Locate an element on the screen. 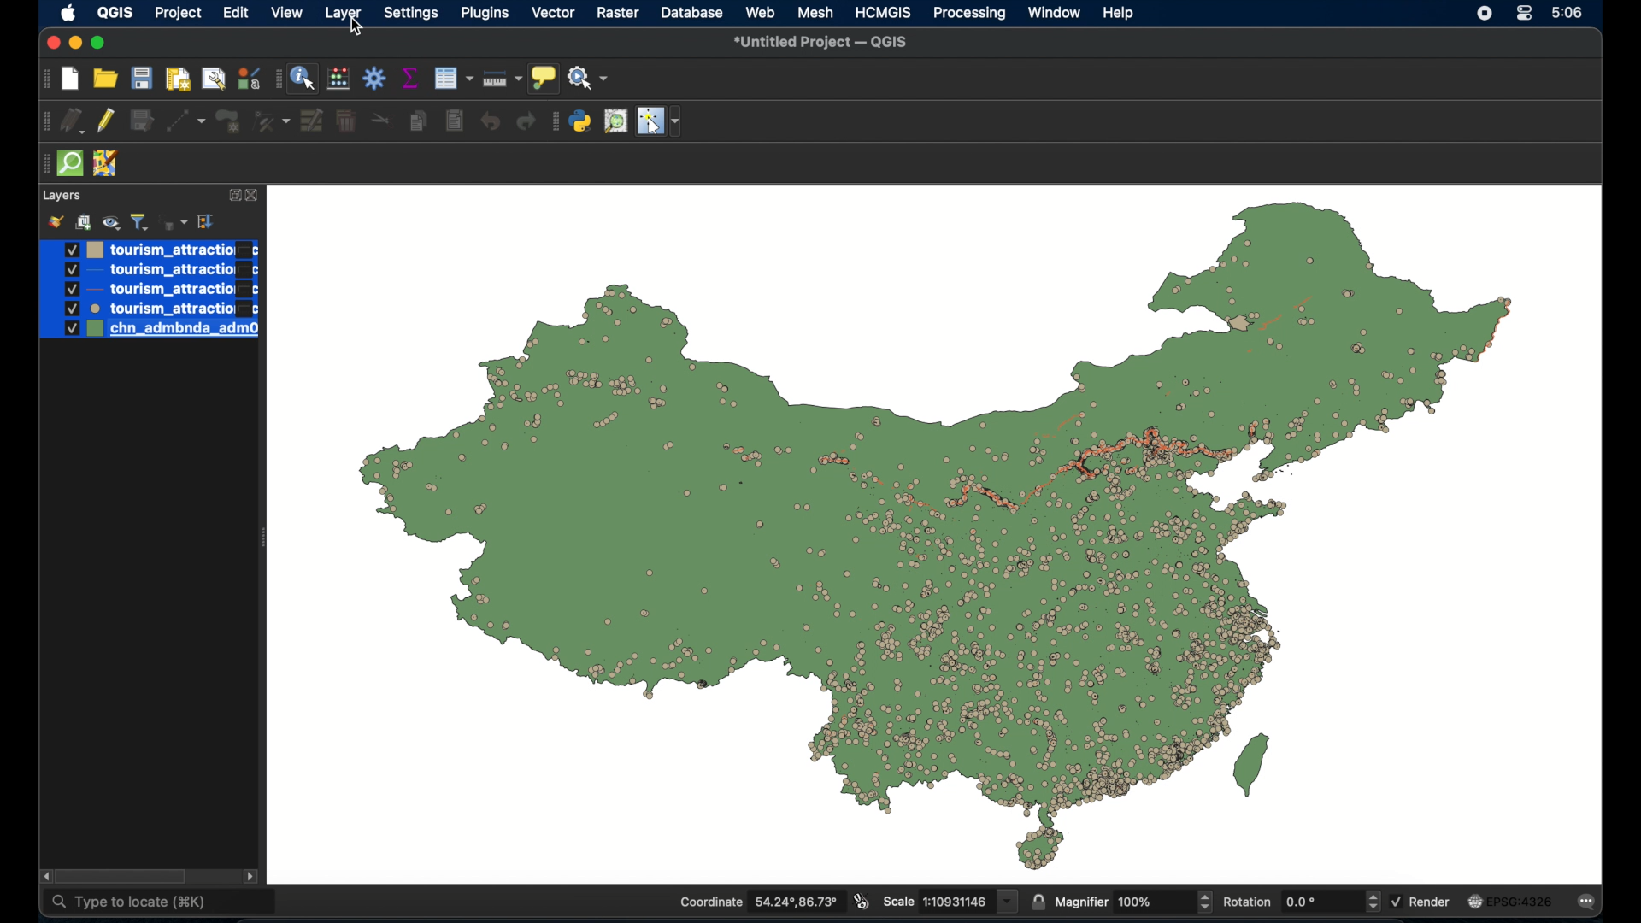 The height and width of the screenshot is (923, 1641). scroll box is located at coordinates (123, 876).